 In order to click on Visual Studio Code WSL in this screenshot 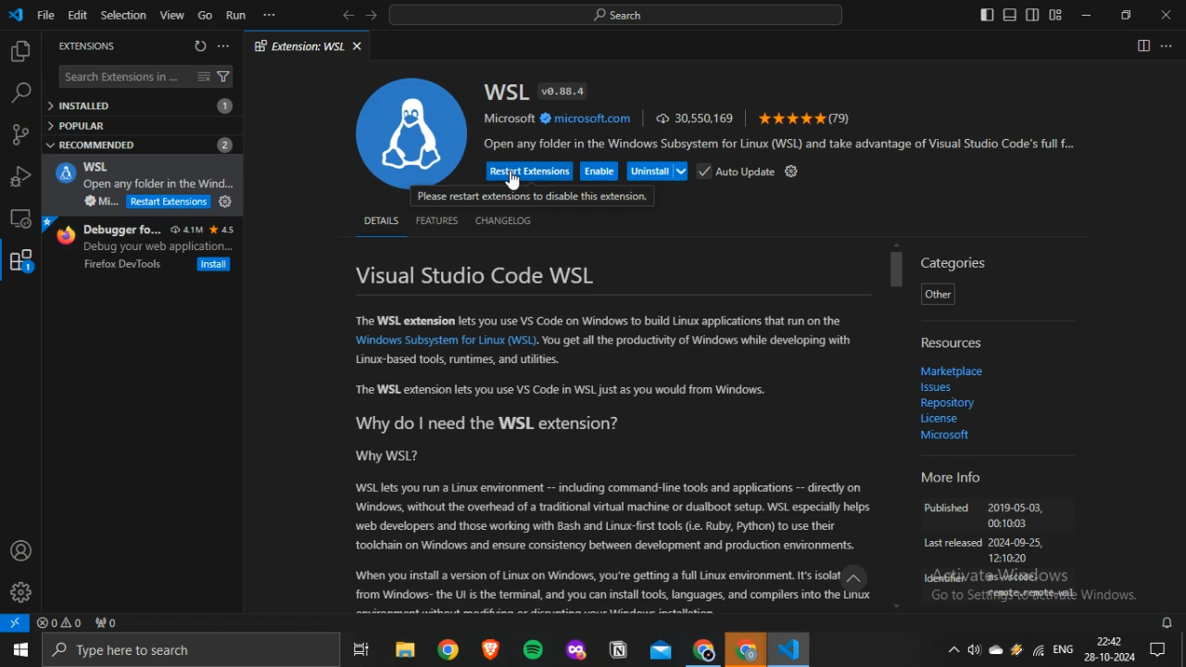, I will do `click(476, 275)`.